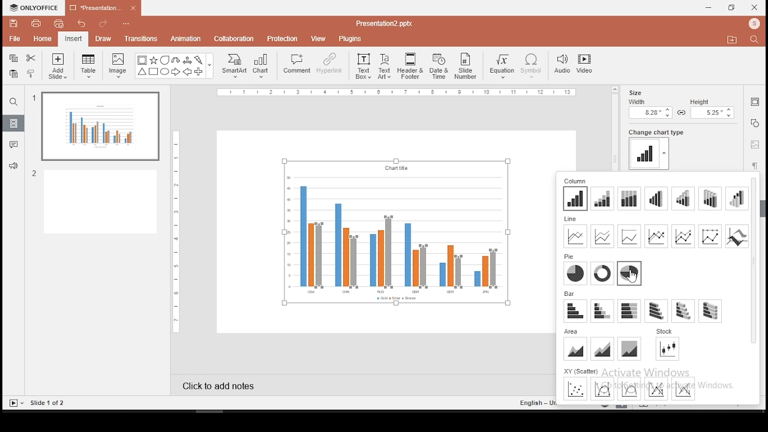  What do you see at coordinates (684, 388) in the screenshot?
I see `xy scatter 5` at bounding box center [684, 388].